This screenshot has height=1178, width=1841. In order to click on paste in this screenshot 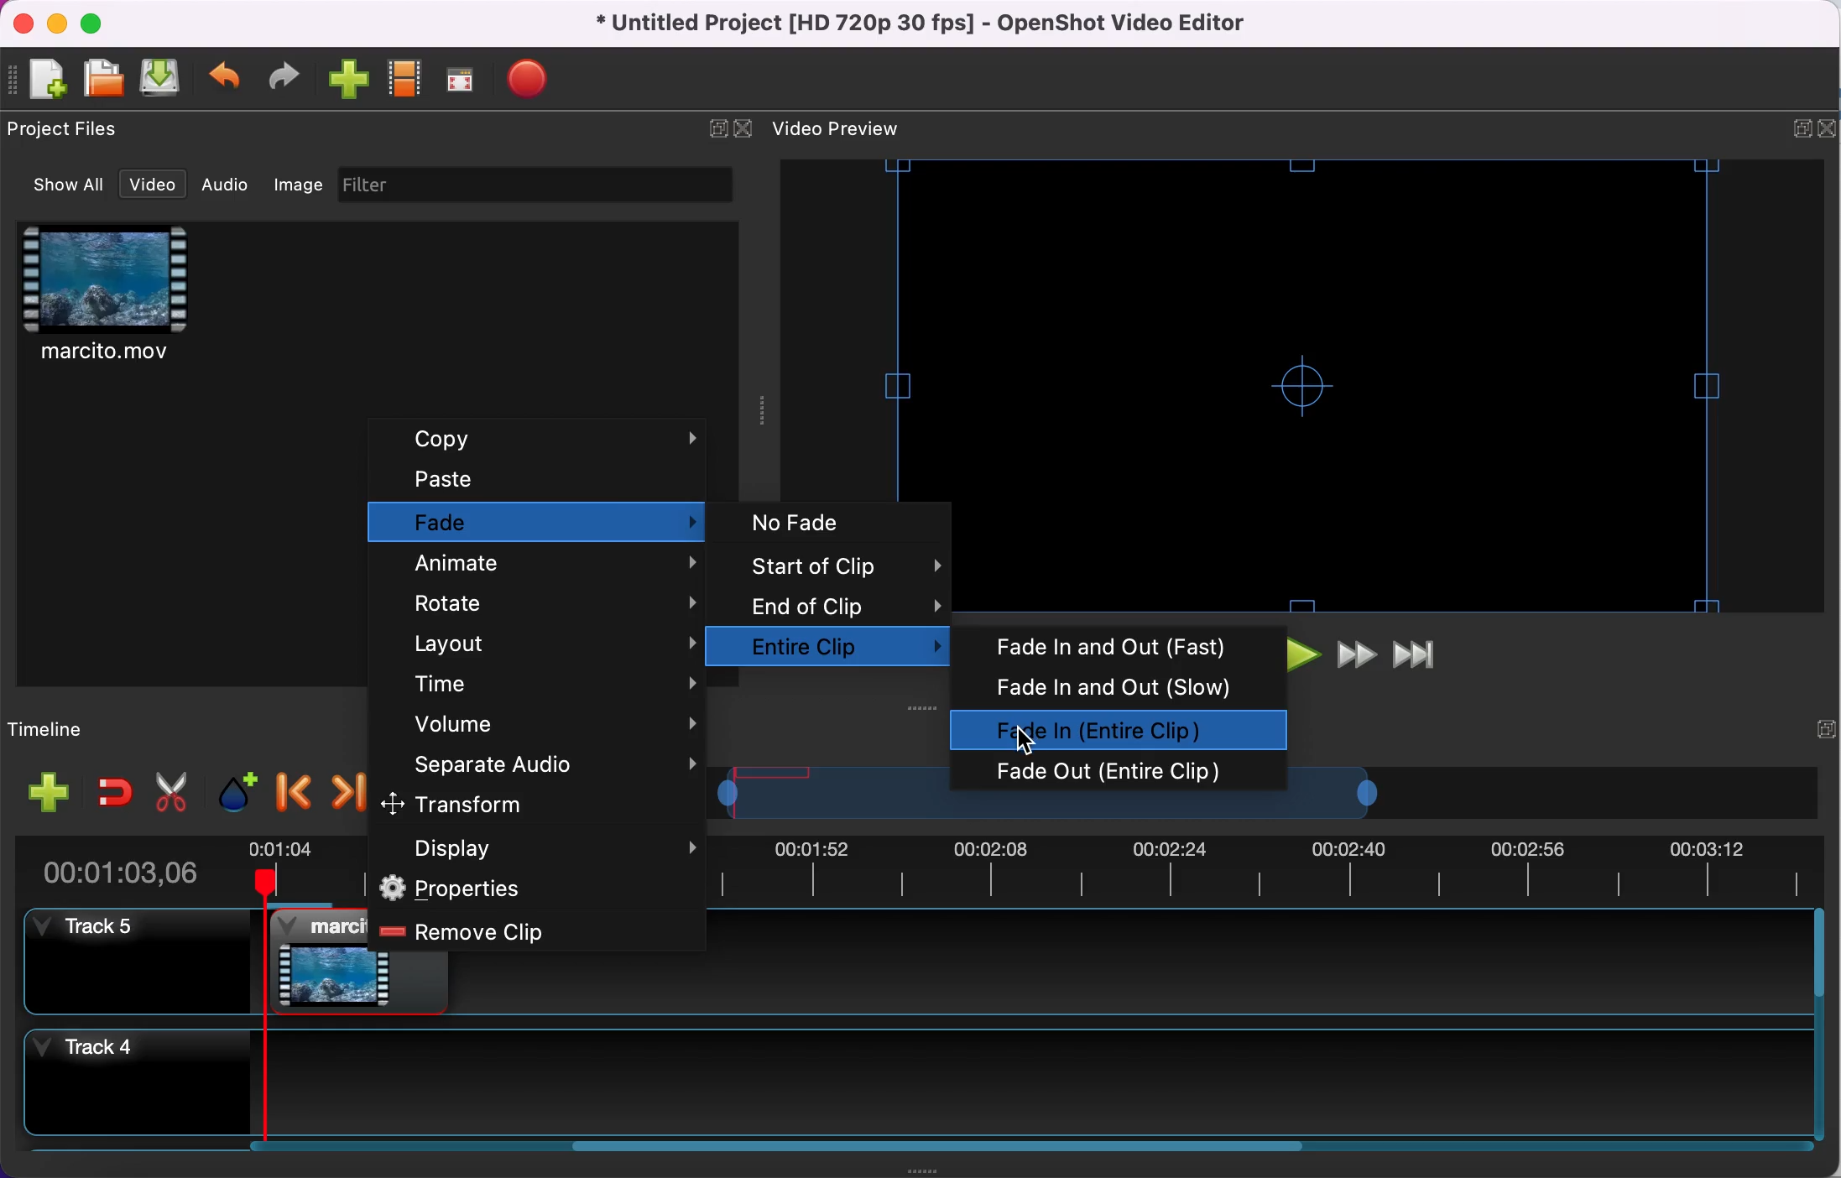, I will do `click(545, 477)`.